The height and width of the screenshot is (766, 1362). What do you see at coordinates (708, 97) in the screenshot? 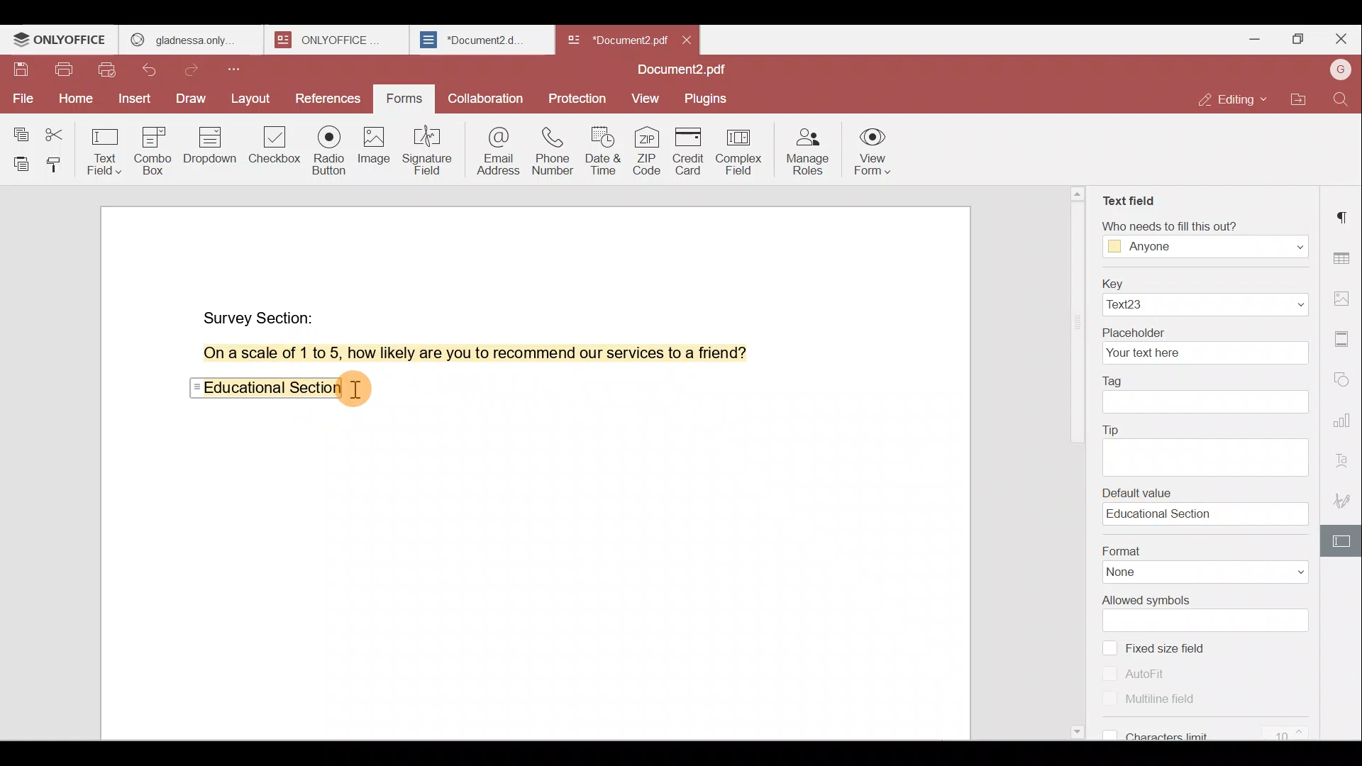
I see `Plugins` at bounding box center [708, 97].